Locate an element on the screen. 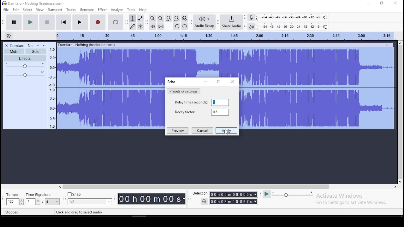 This screenshot has width=404, height=227. up is located at coordinates (400, 43).